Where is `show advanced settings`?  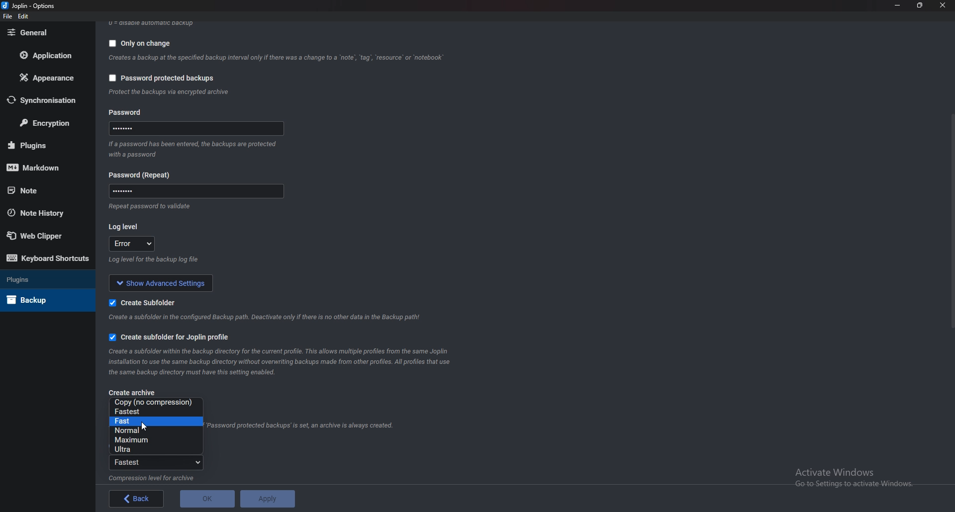 show advanced settings is located at coordinates (161, 283).